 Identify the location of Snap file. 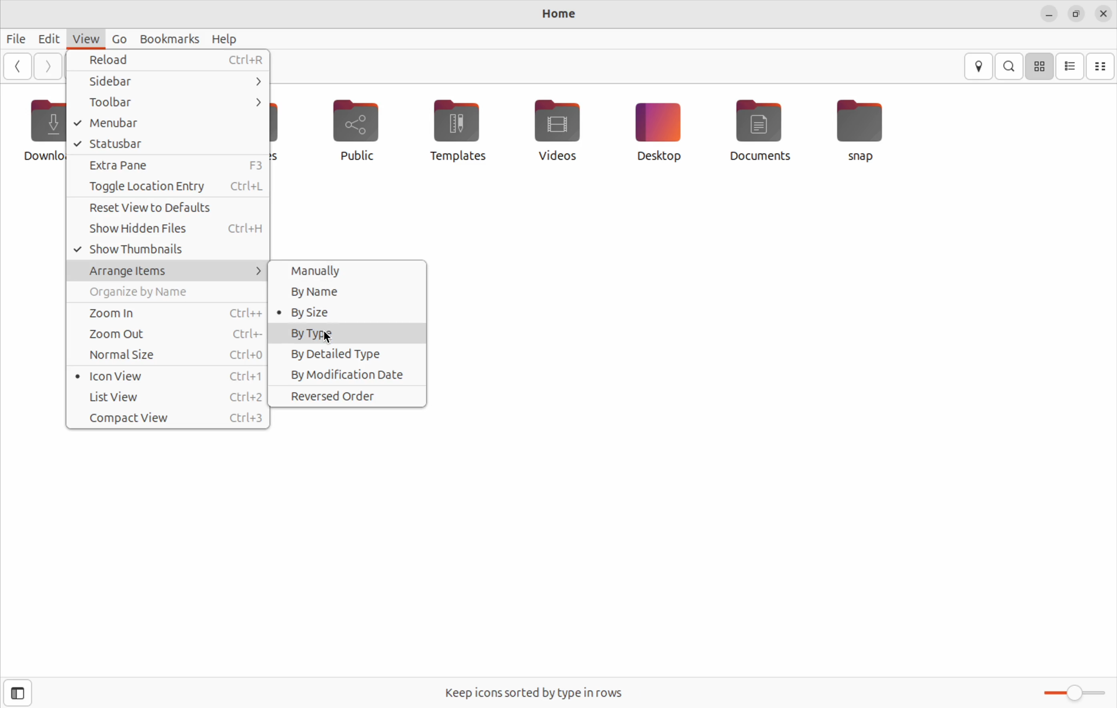
(861, 128).